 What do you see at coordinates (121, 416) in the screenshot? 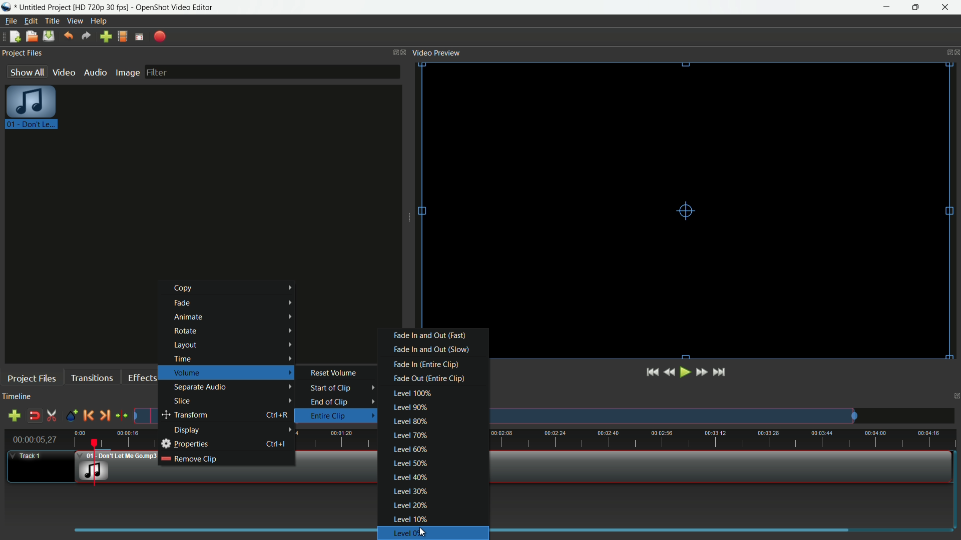
I see `center the timeline on the playhead` at bounding box center [121, 416].